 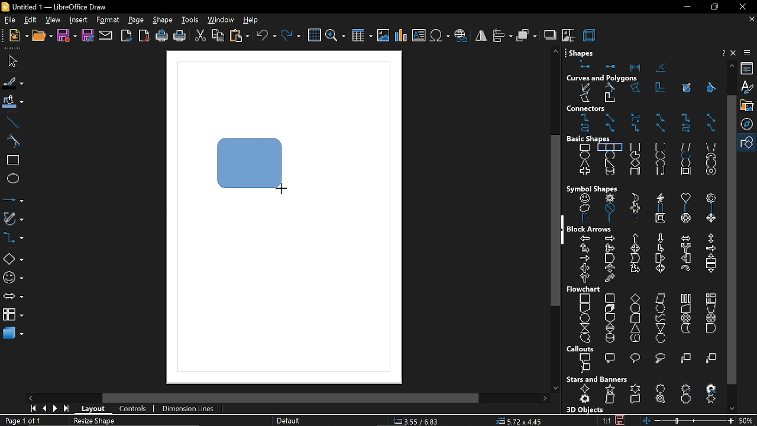 I want to click on fill color, so click(x=14, y=102).